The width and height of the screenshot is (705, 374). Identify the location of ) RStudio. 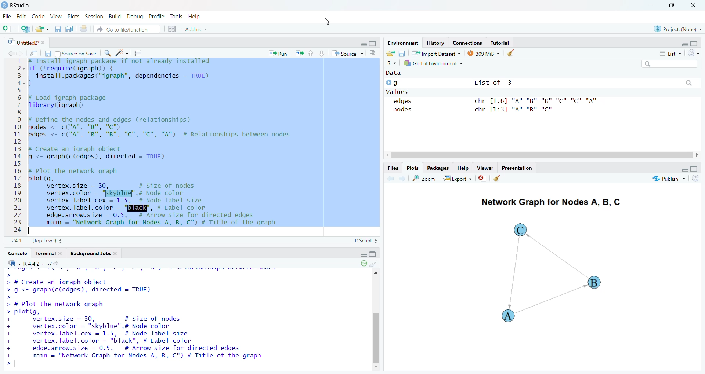
(18, 5).